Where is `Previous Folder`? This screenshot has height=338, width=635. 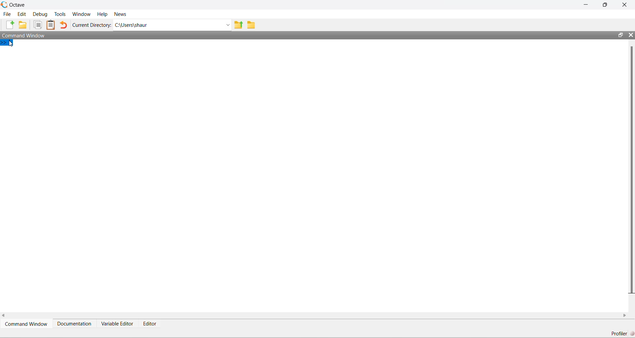
Previous Folder is located at coordinates (238, 25).